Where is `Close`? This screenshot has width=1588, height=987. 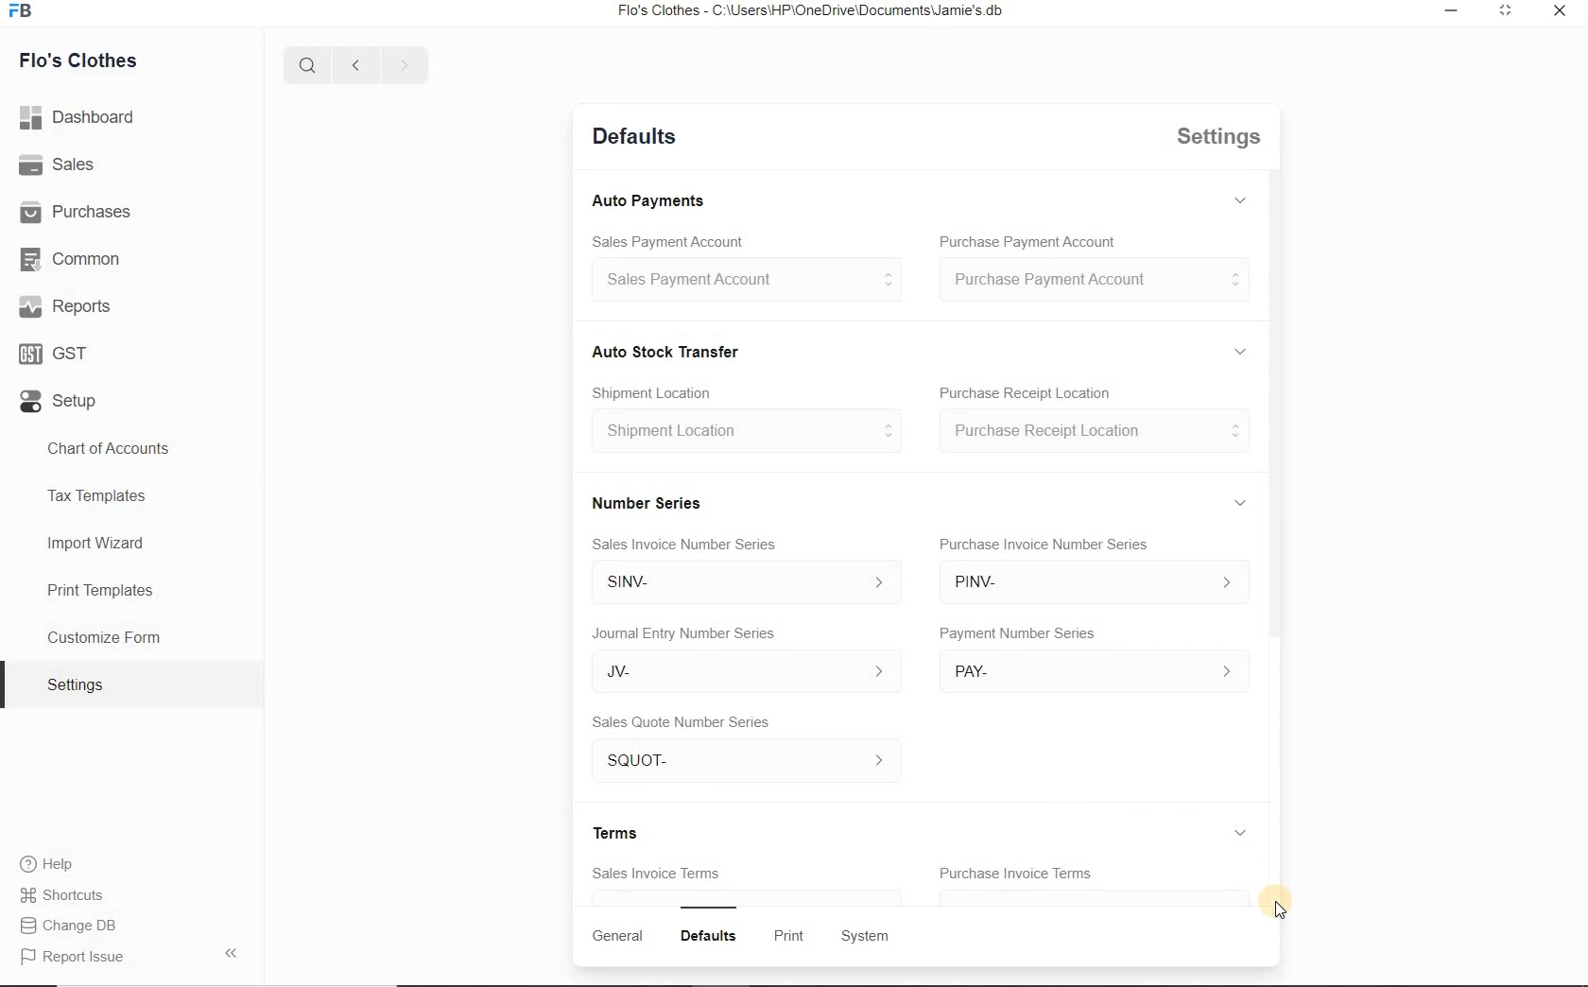
Close is located at coordinates (1560, 9).